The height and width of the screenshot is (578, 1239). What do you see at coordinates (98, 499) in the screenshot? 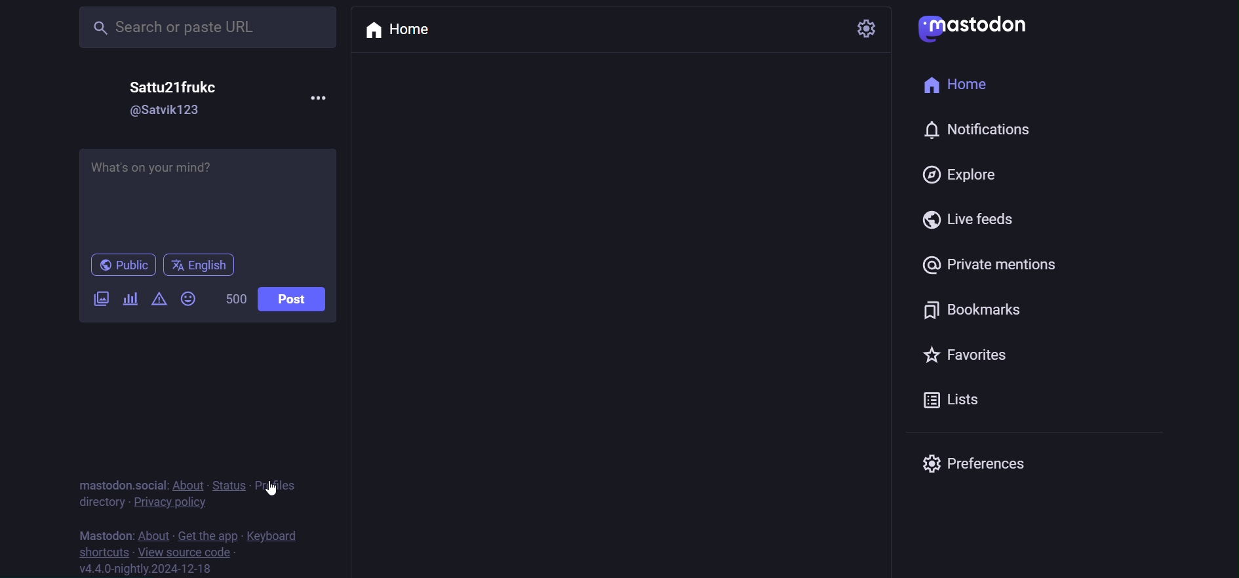
I see `directory` at bounding box center [98, 499].